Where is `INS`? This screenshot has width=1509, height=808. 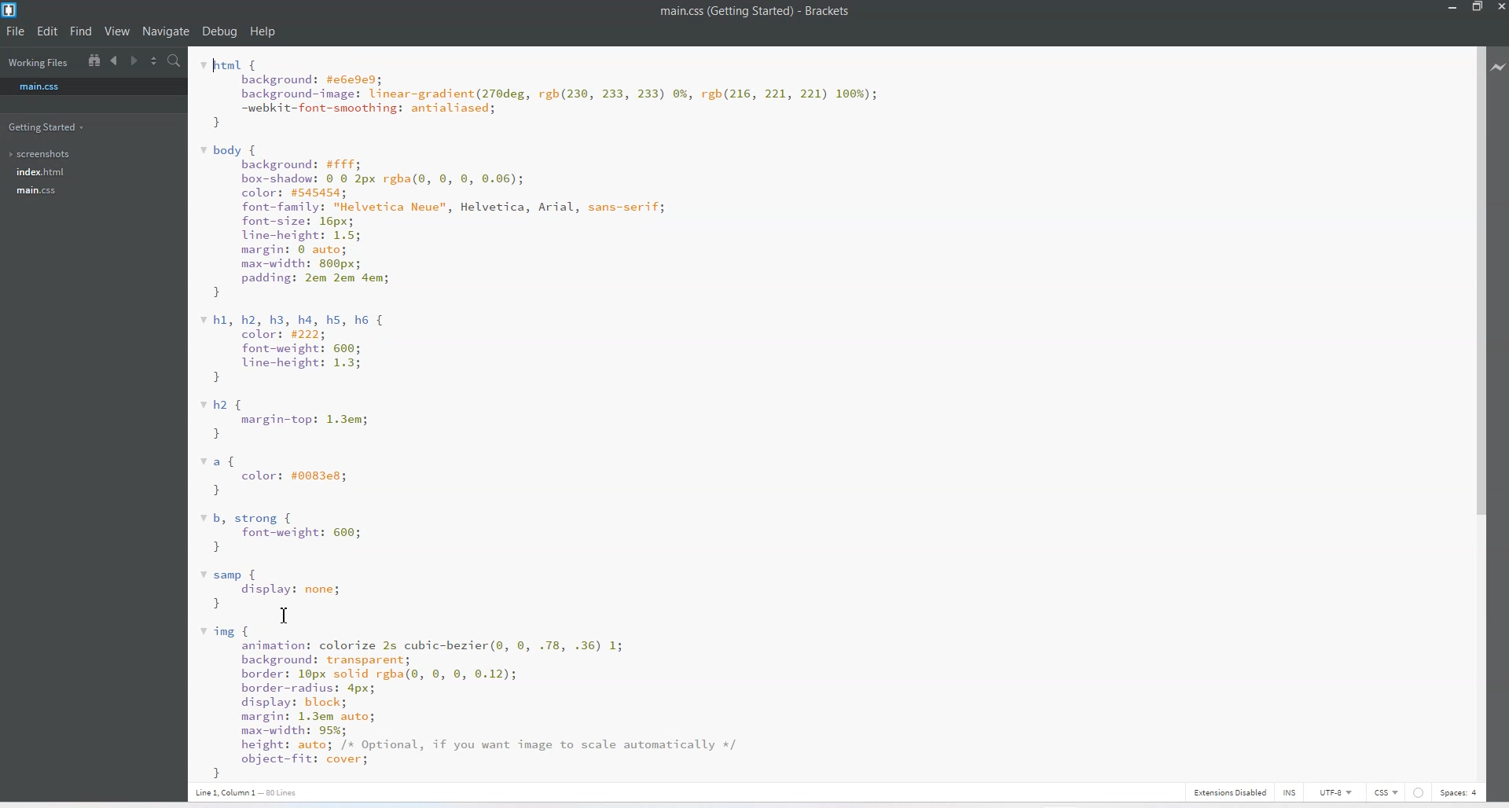
INS is located at coordinates (1282, 791).